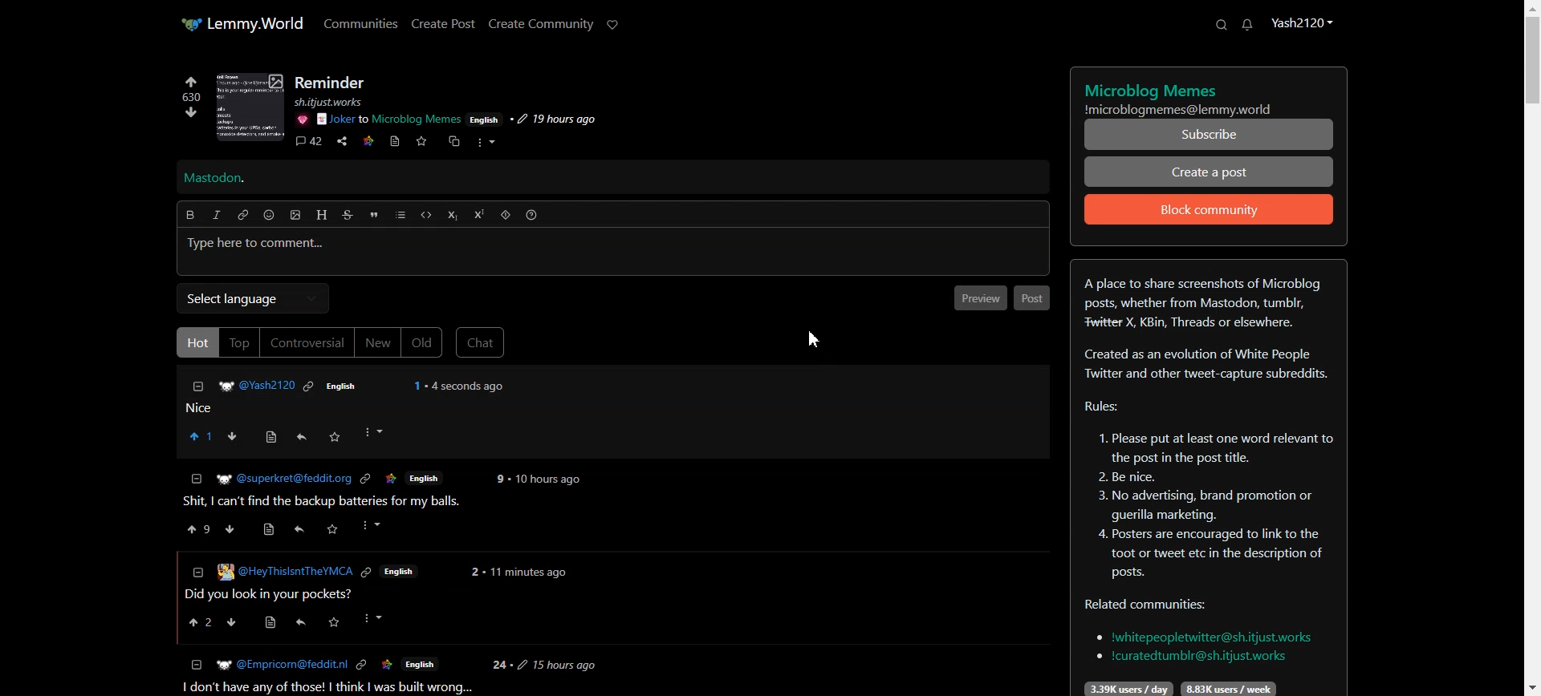 The height and width of the screenshot is (696, 1541). Describe the element at coordinates (195, 571) in the screenshot. I see `=}` at that location.